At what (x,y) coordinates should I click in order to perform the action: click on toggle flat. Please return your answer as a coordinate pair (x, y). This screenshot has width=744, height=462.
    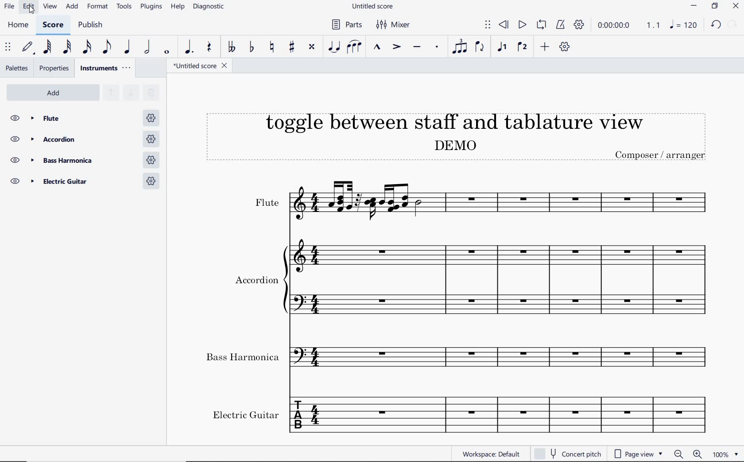
    Looking at the image, I should click on (252, 47).